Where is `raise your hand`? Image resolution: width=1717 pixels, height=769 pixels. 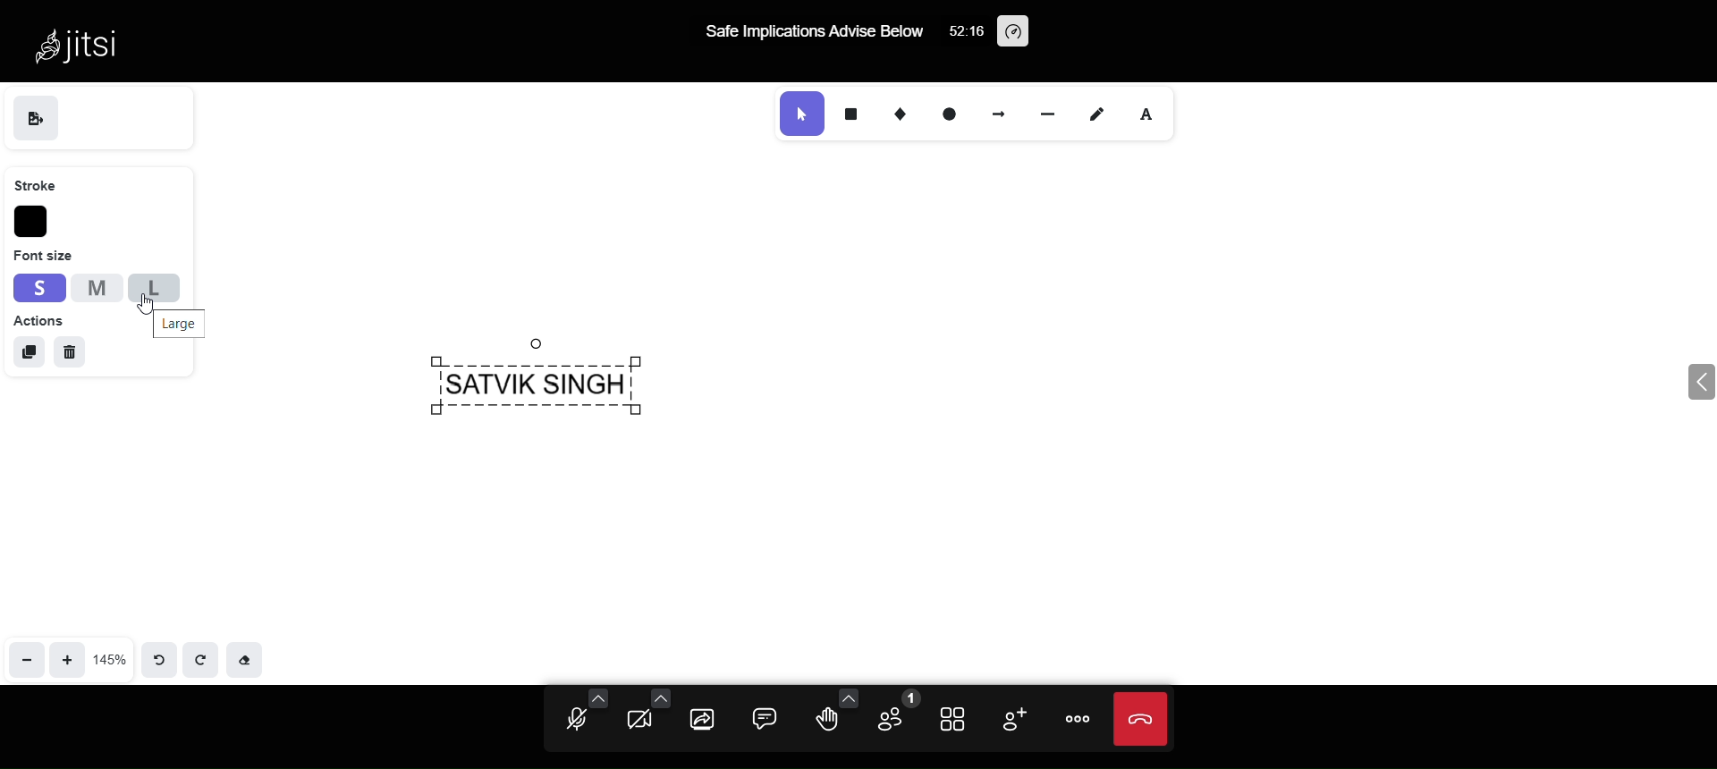
raise your hand is located at coordinates (832, 724).